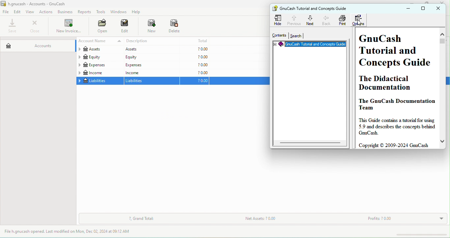 The height and width of the screenshot is (238, 450). I want to click on minimize, so click(413, 2).